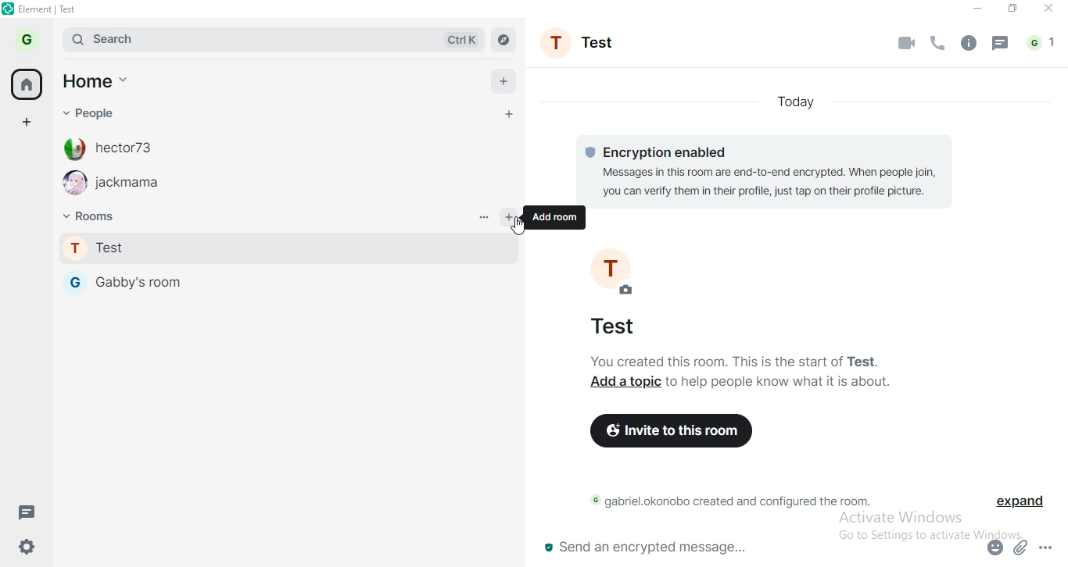 The height and width of the screenshot is (567, 1068). I want to click on message, so click(1001, 43).